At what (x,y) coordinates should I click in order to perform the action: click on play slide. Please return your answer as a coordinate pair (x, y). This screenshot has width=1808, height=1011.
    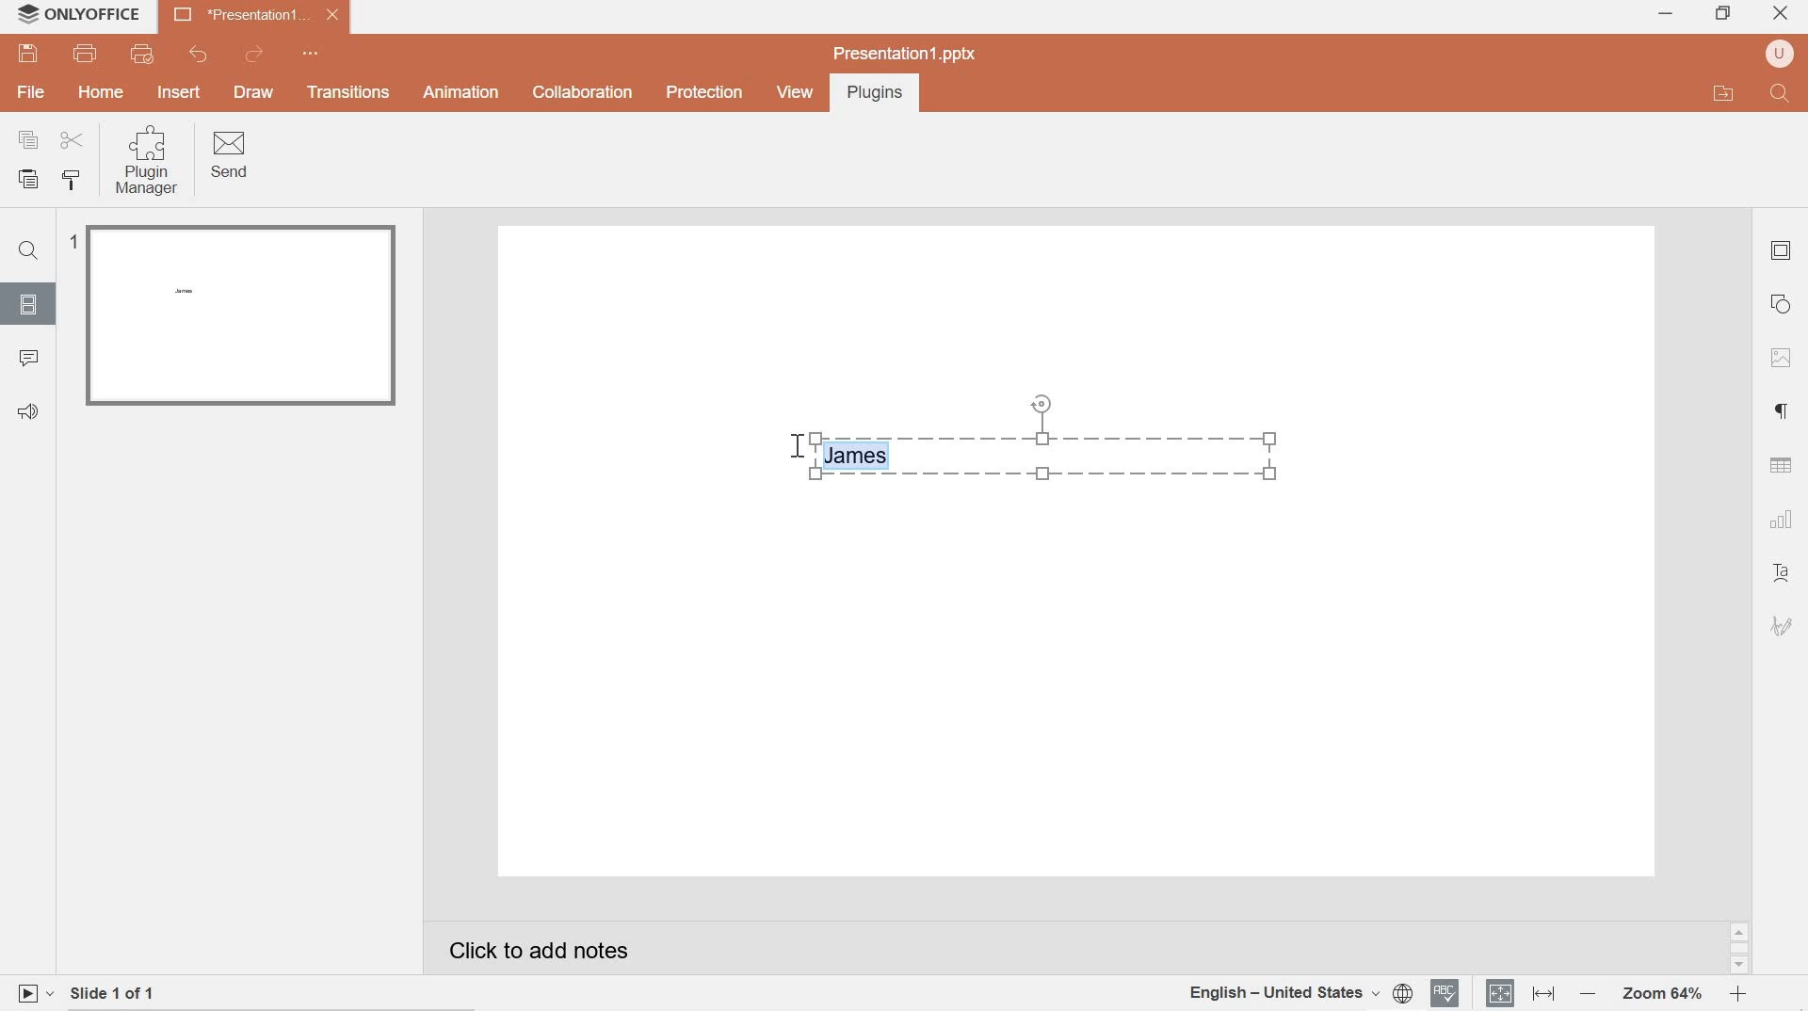
    Looking at the image, I should click on (33, 992).